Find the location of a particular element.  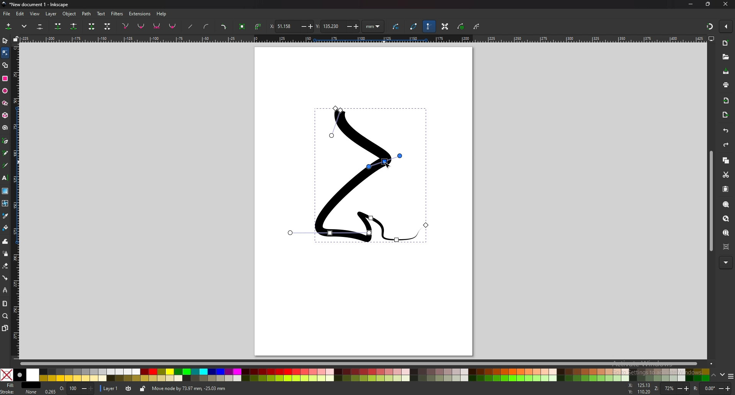

close is located at coordinates (726, 5).